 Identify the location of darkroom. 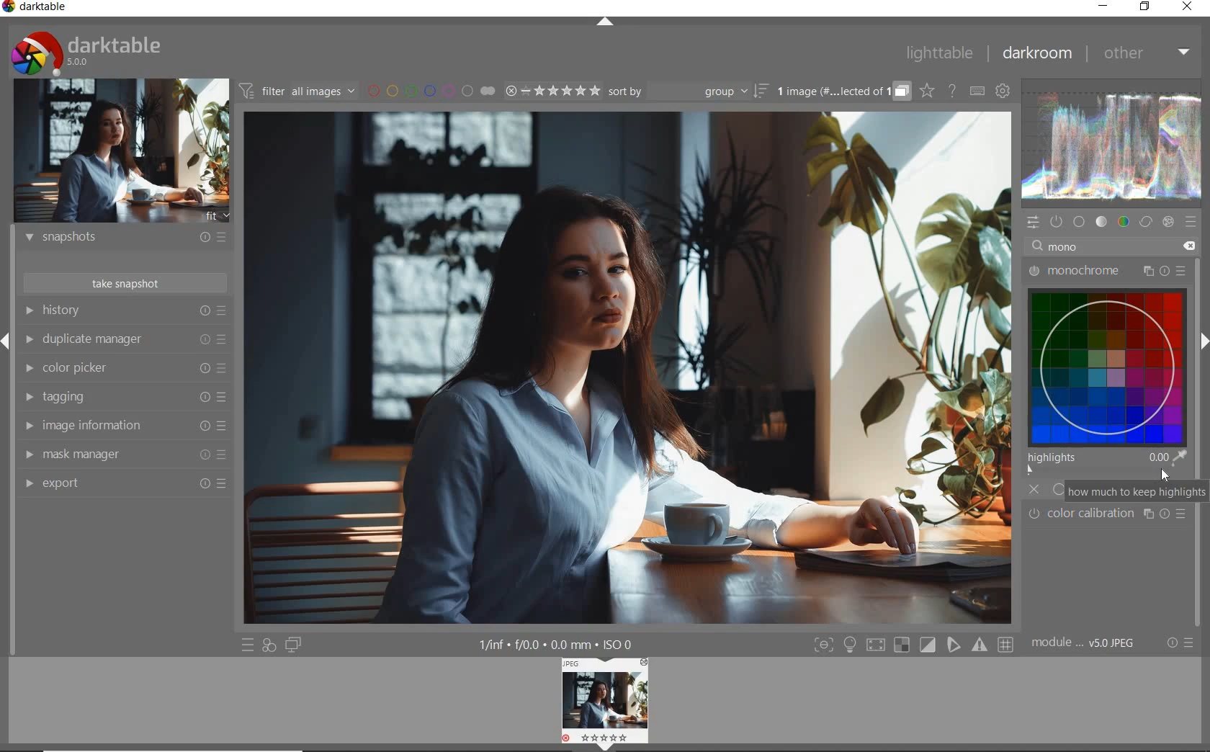
(1039, 54).